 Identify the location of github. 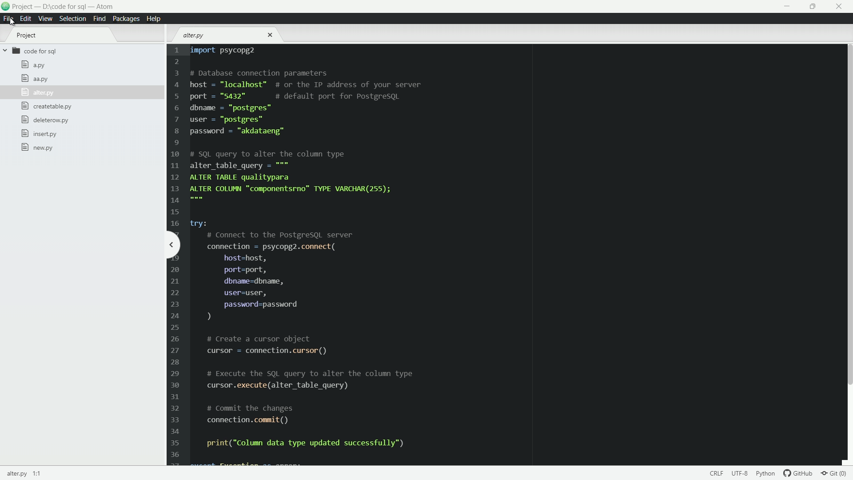
(799, 473).